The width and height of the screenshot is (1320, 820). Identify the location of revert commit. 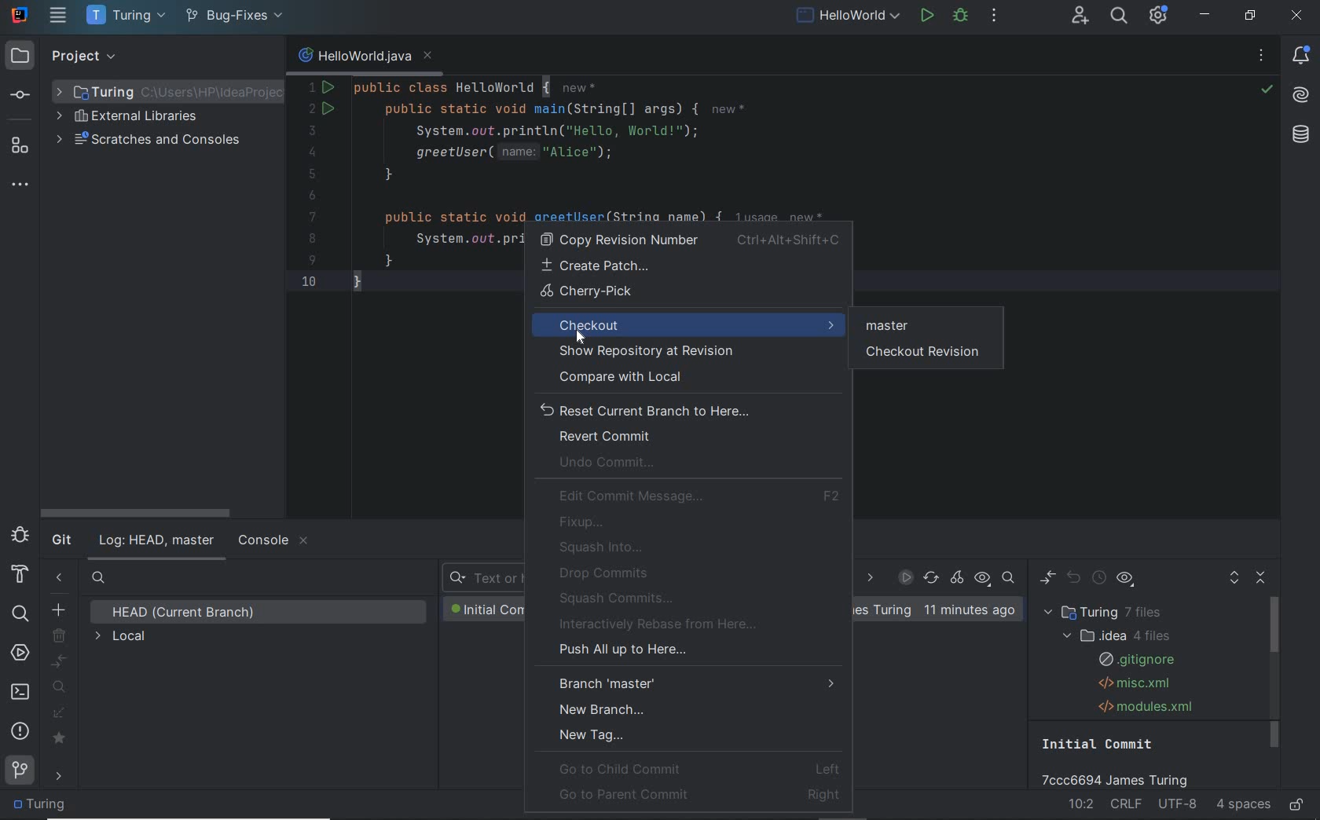
(604, 437).